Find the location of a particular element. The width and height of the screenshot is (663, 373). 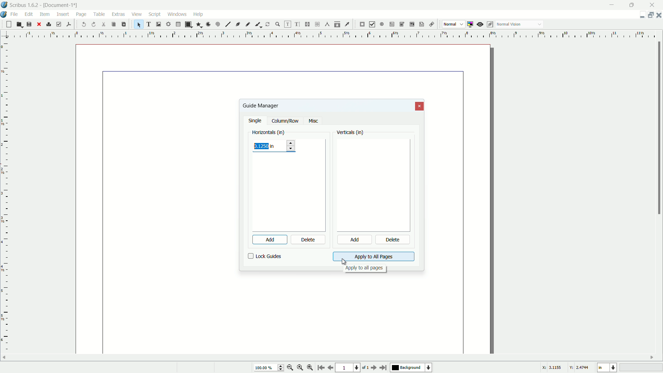

cursor is located at coordinates (344, 261).